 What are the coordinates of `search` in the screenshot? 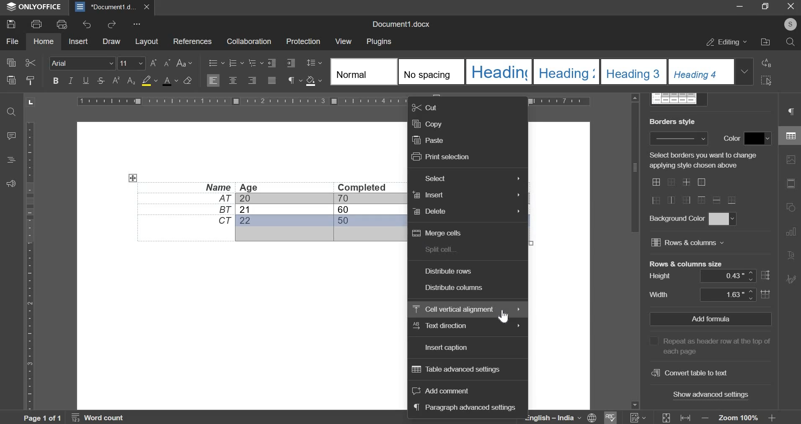 It's located at (12, 110).